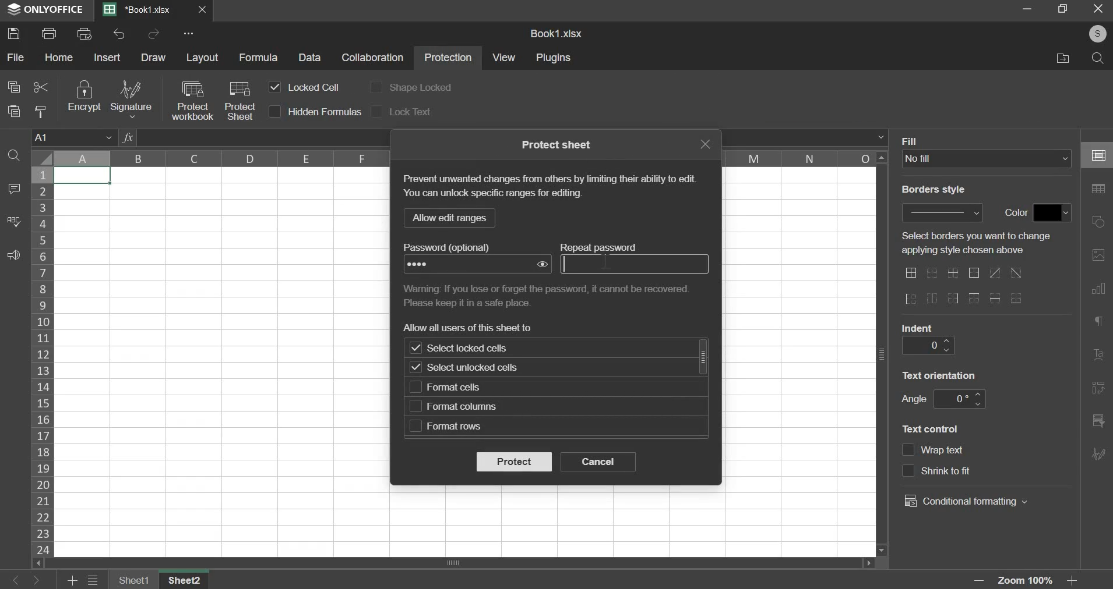 The height and width of the screenshot is (589, 1113). What do you see at coordinates (543, 264) in the screenshot?
I see `show password` at bounding box center [543, 264].